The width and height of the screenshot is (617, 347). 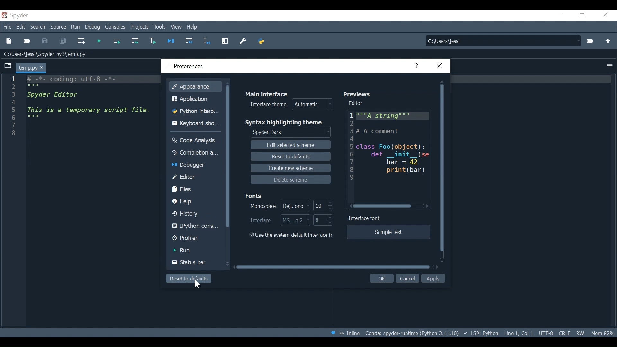 I want to click on Profiler, so click(x=195, y=238).